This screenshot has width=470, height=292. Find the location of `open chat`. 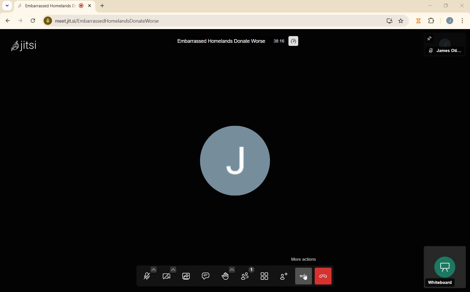

open chat is located at coordinates (206, 276).